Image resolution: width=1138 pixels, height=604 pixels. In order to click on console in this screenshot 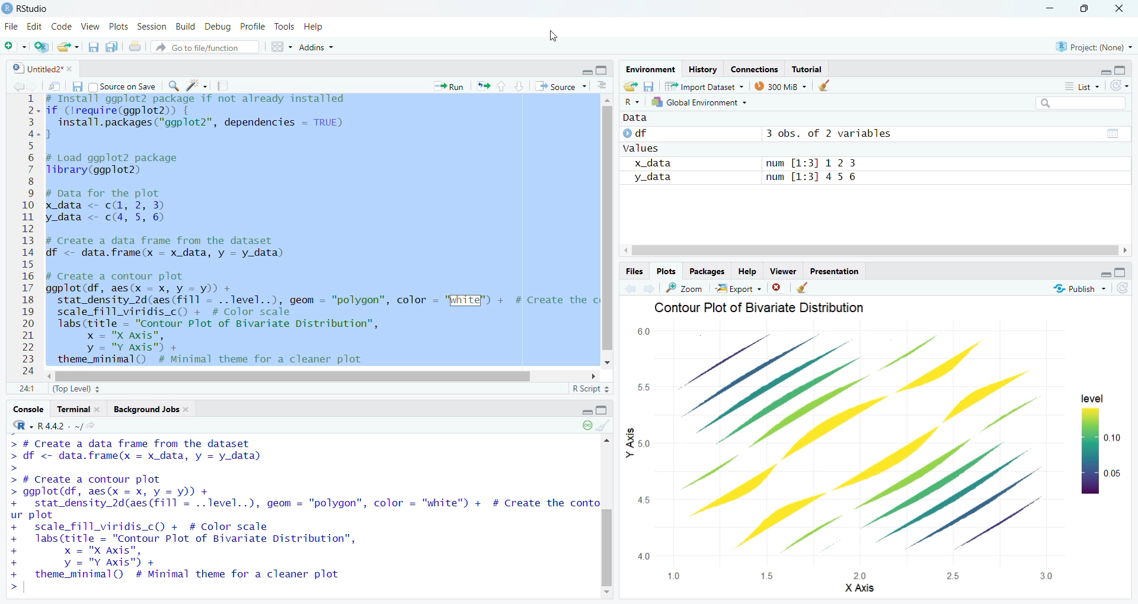, I will do `click(29, 412)`.